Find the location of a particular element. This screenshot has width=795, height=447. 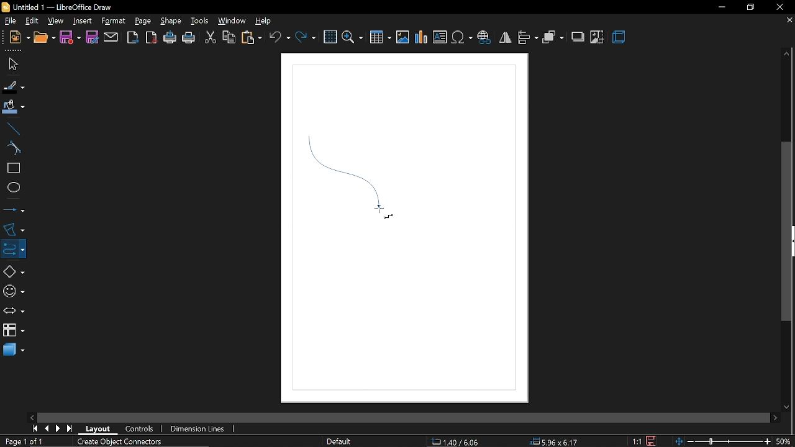

go to first page is located at coordinates (34, 429).